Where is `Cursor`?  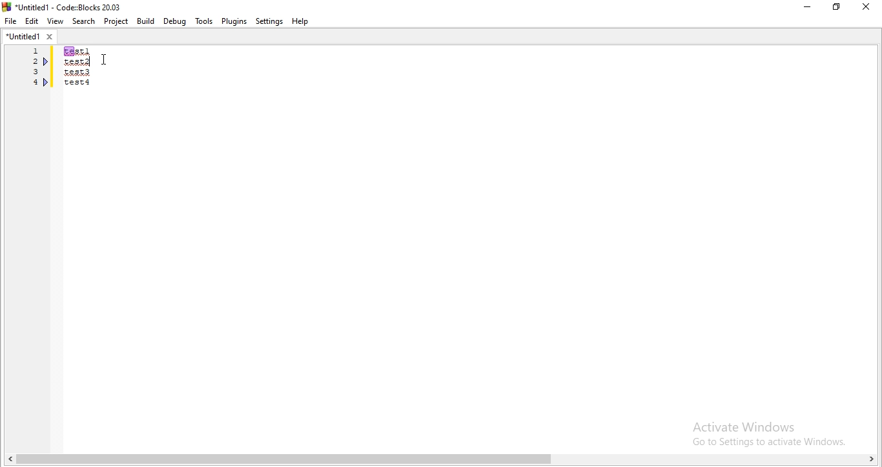 Cursor is located at coordinates (105, 57).